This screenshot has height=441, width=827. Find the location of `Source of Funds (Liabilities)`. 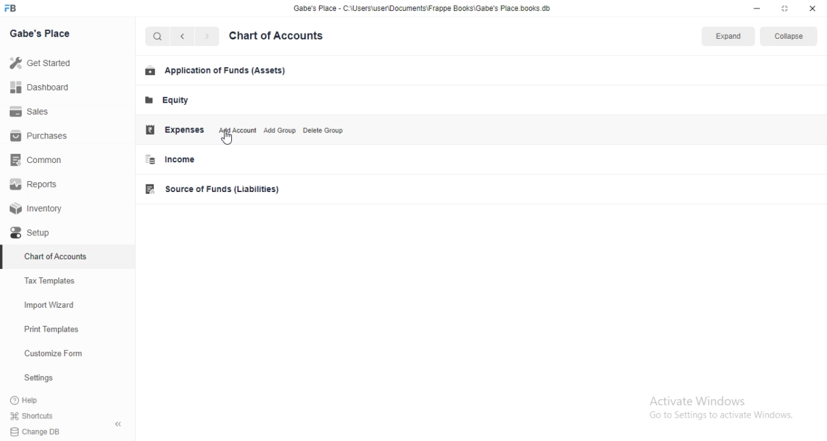

Source of Funds (Liabilities) is located at coordinates (217, 189).